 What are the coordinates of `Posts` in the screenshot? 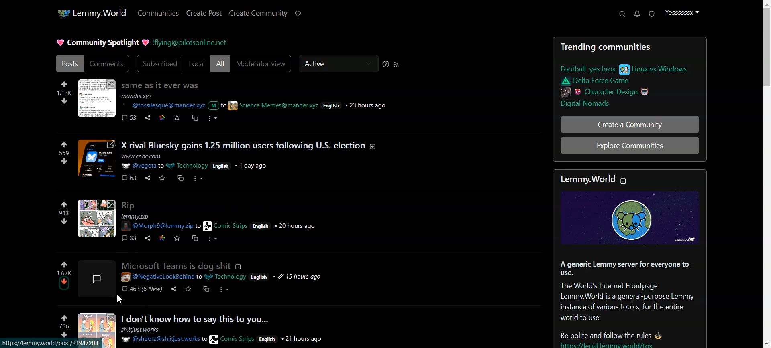 It's located at (226, 162).